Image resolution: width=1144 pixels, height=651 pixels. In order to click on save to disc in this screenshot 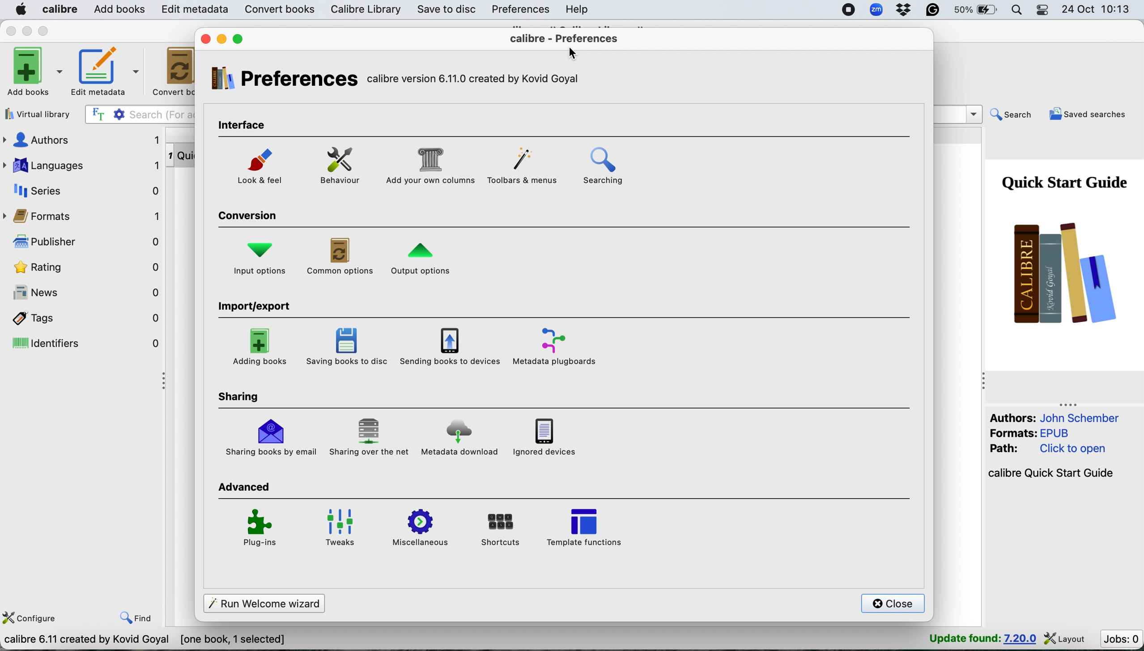, I will do `click(445, 10)`.